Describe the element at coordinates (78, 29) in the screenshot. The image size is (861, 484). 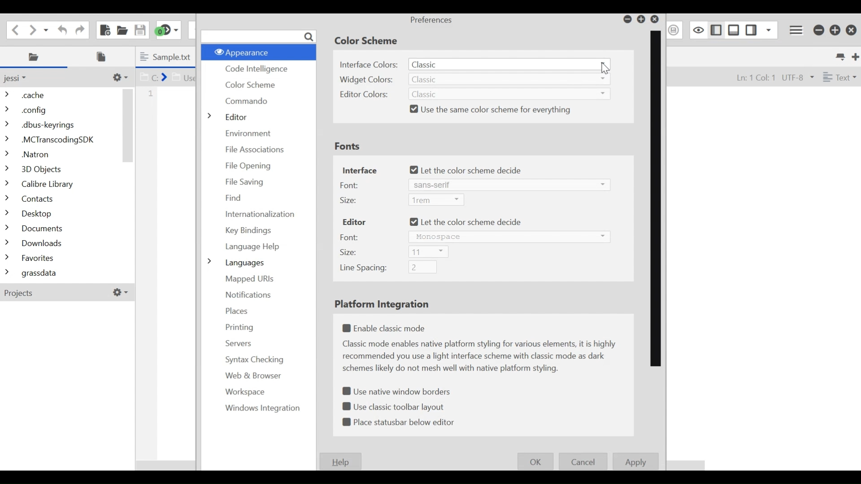
I see `Redo` at that location.